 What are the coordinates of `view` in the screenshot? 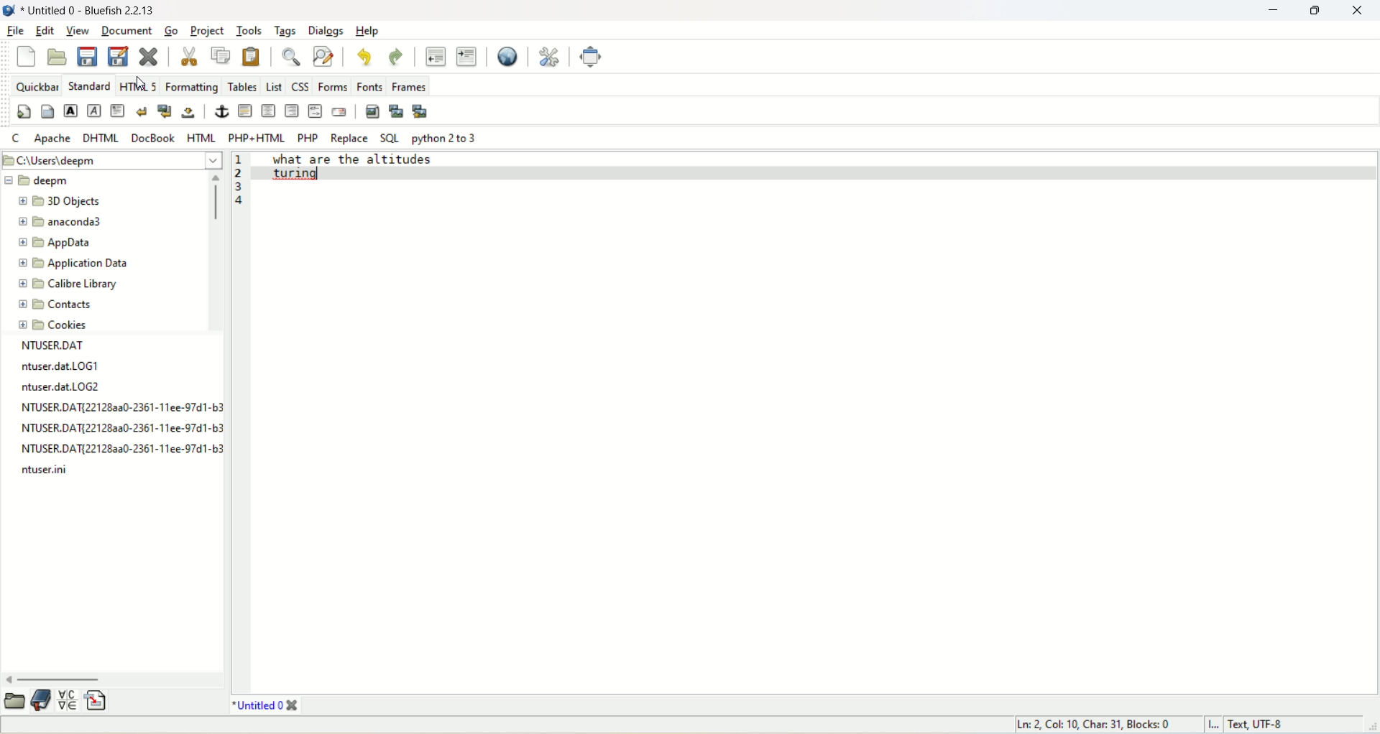 It's located at (77, 29).